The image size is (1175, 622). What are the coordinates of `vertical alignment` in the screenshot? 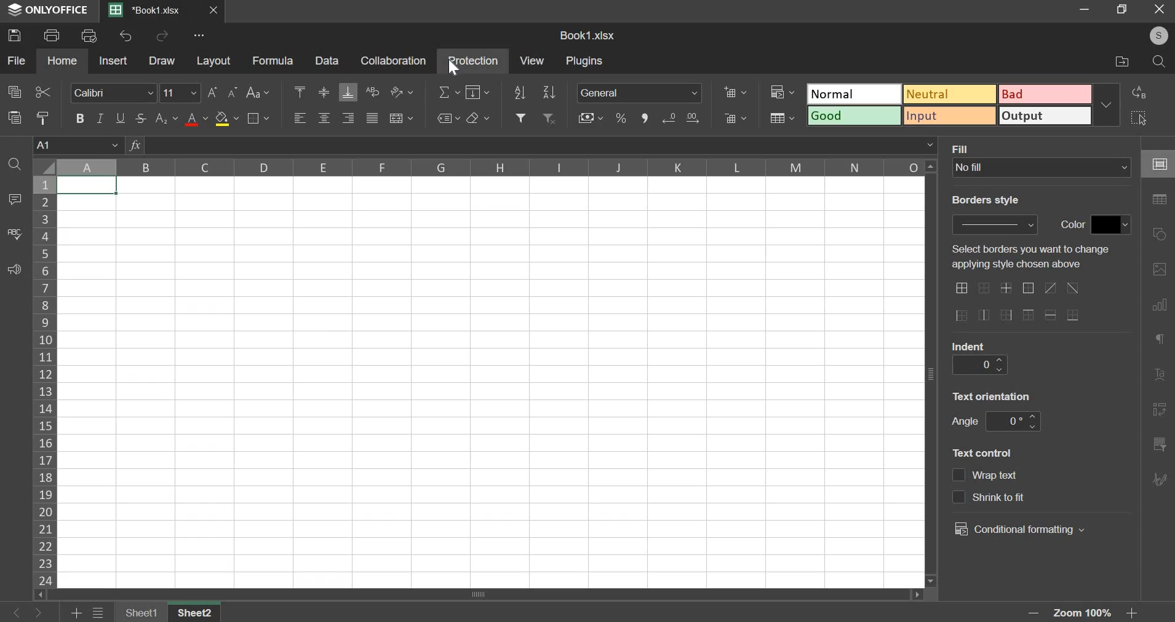 It's located at (300, 93).